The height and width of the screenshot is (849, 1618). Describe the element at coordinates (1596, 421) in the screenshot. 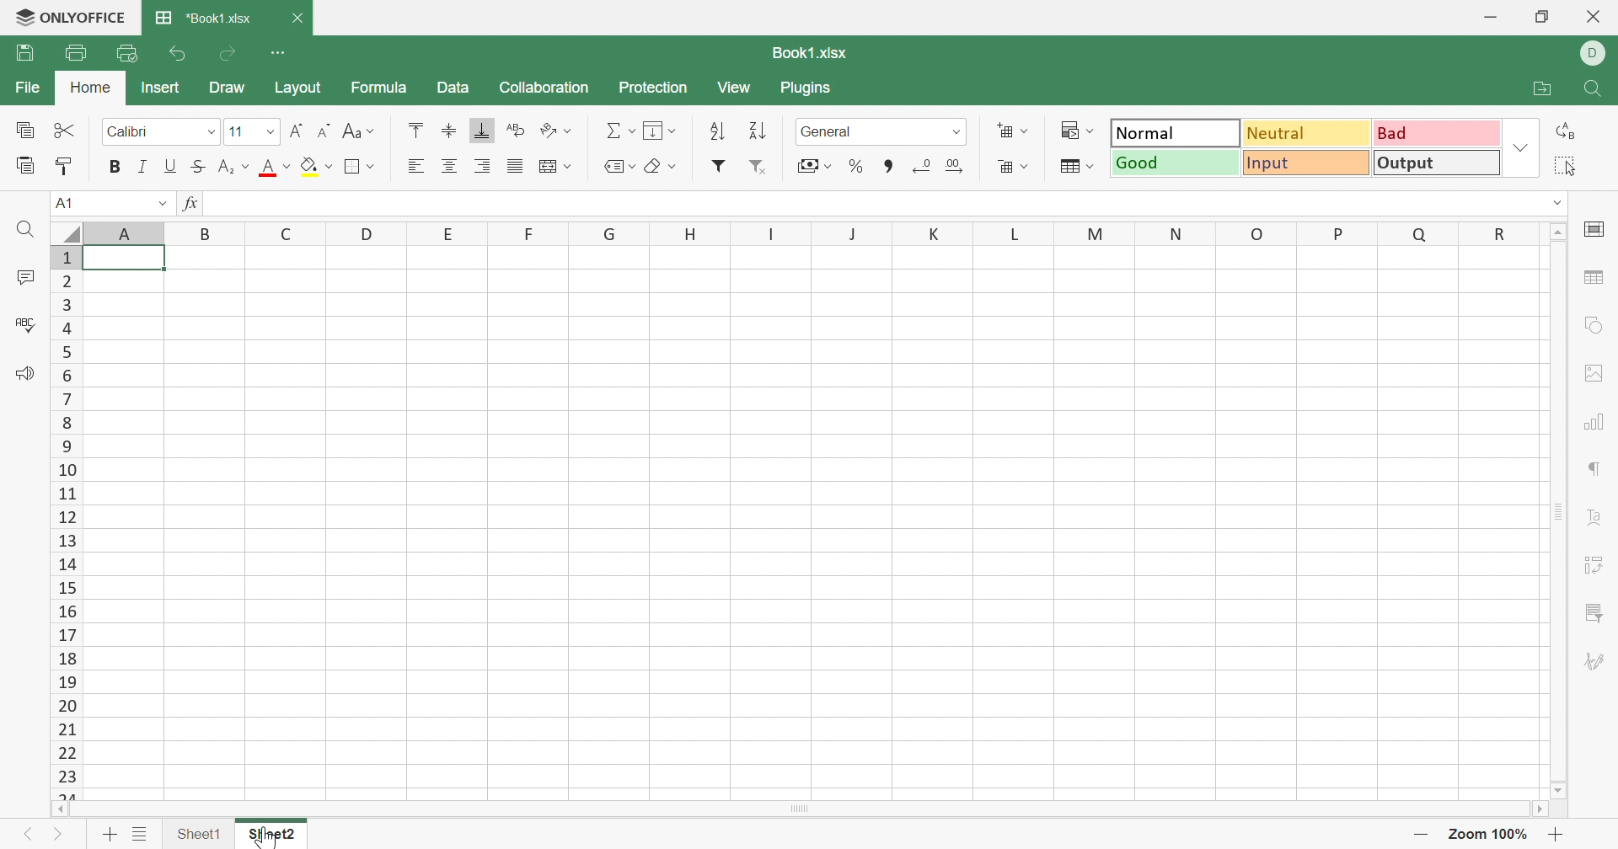

I see `chart settings` at that location.